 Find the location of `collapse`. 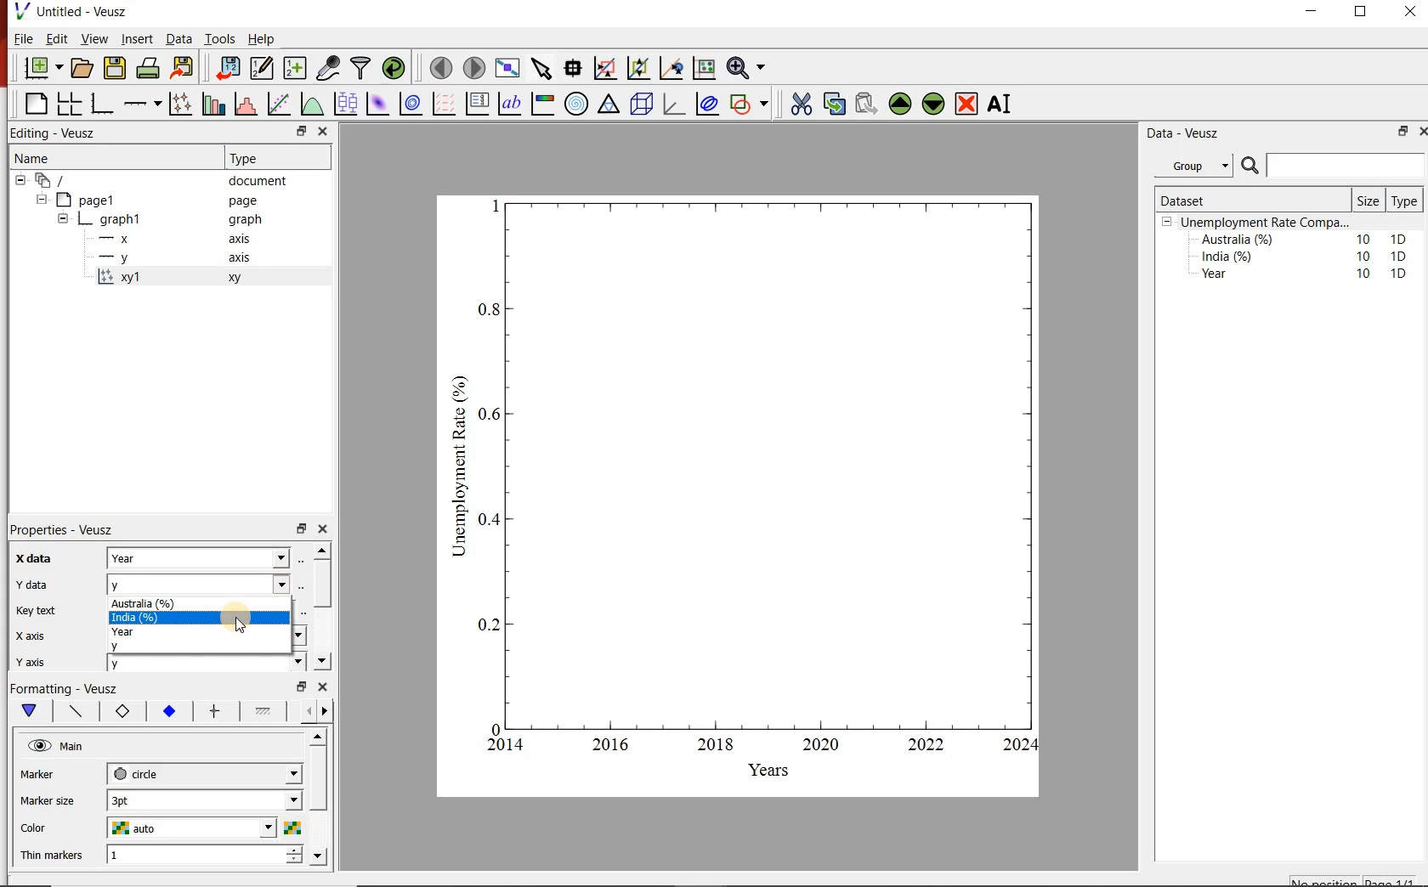

collapse is located at coordinates (41, 200).